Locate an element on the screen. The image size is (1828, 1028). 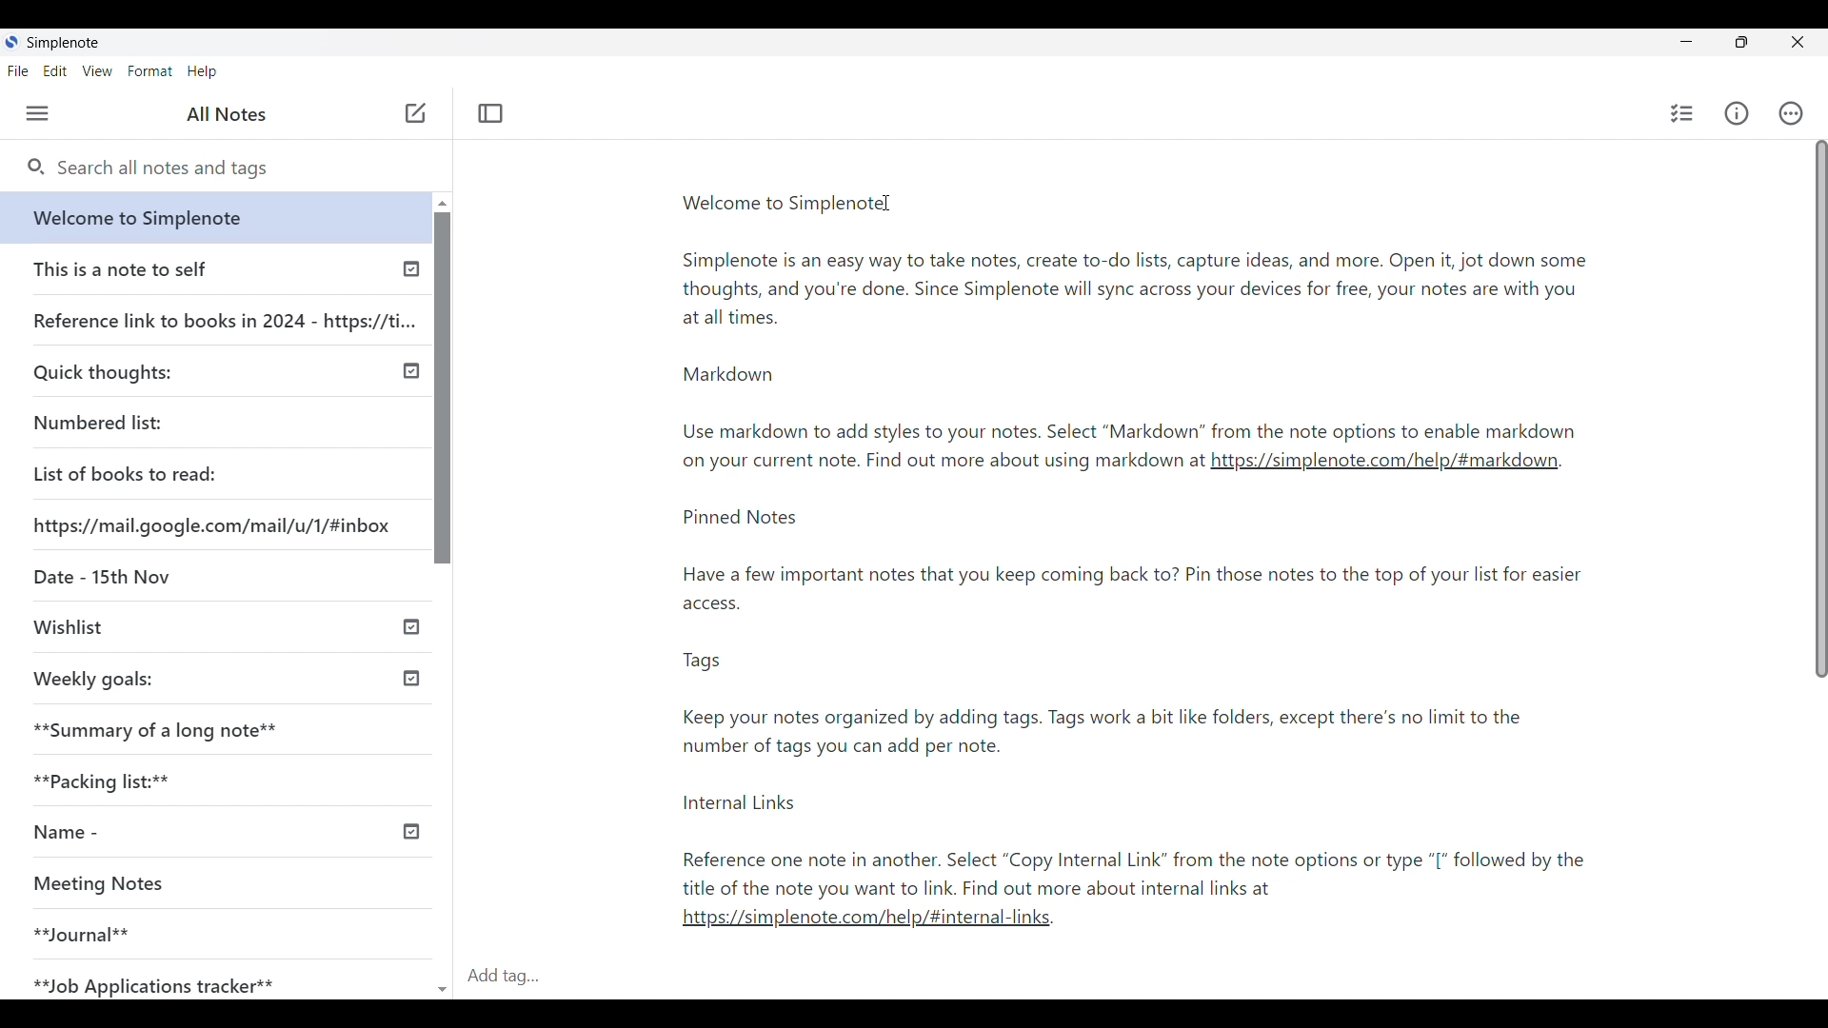
Vertical slide bar for noted made earlier is located at coordinates (439, 387).